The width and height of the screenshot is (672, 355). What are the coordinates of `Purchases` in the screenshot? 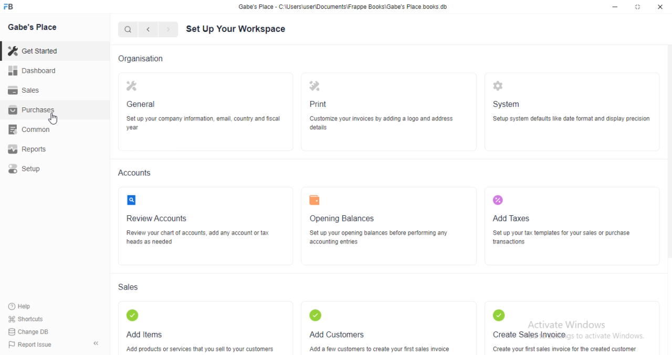 It's located at (30, 110).